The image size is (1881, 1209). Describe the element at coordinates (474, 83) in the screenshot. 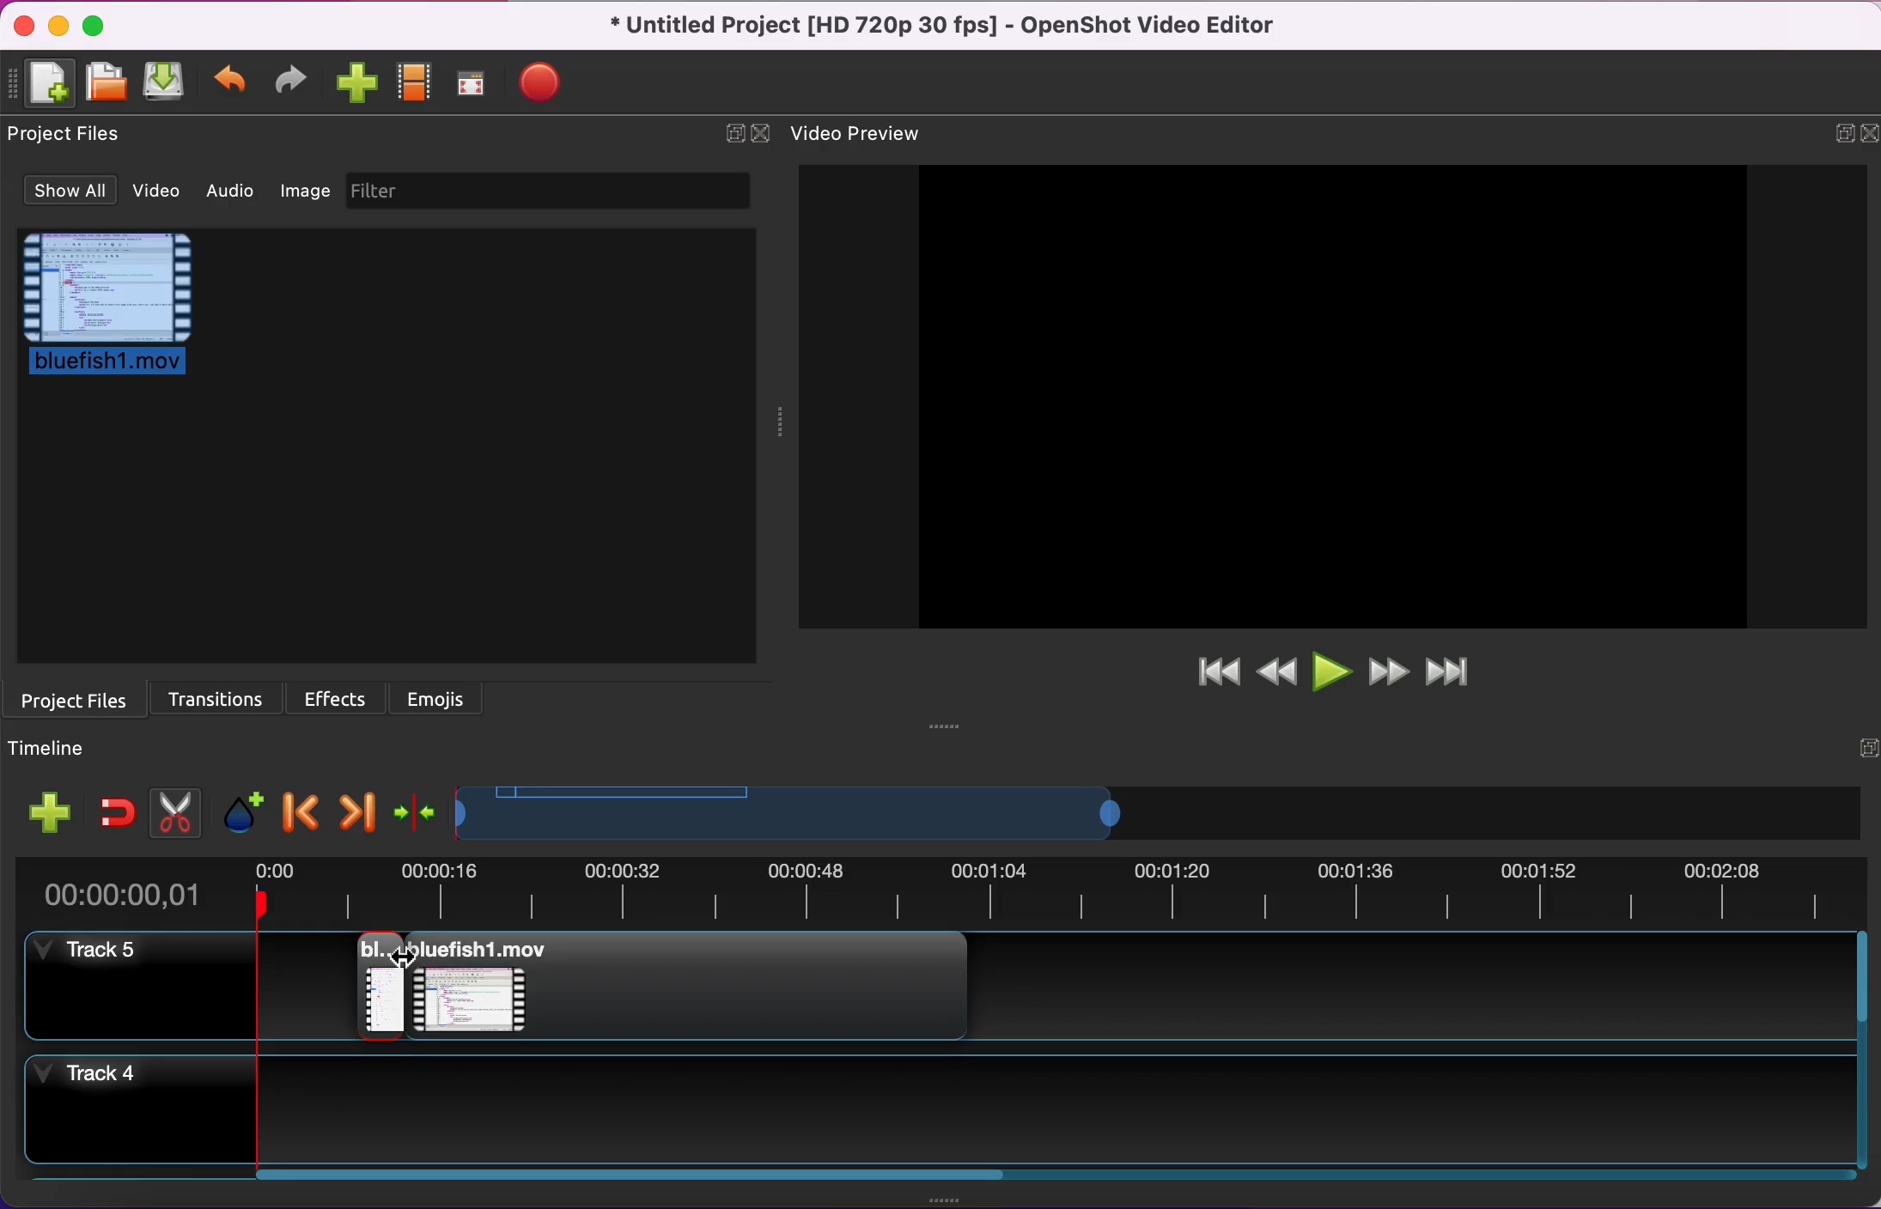

I see `full screen` at that location.